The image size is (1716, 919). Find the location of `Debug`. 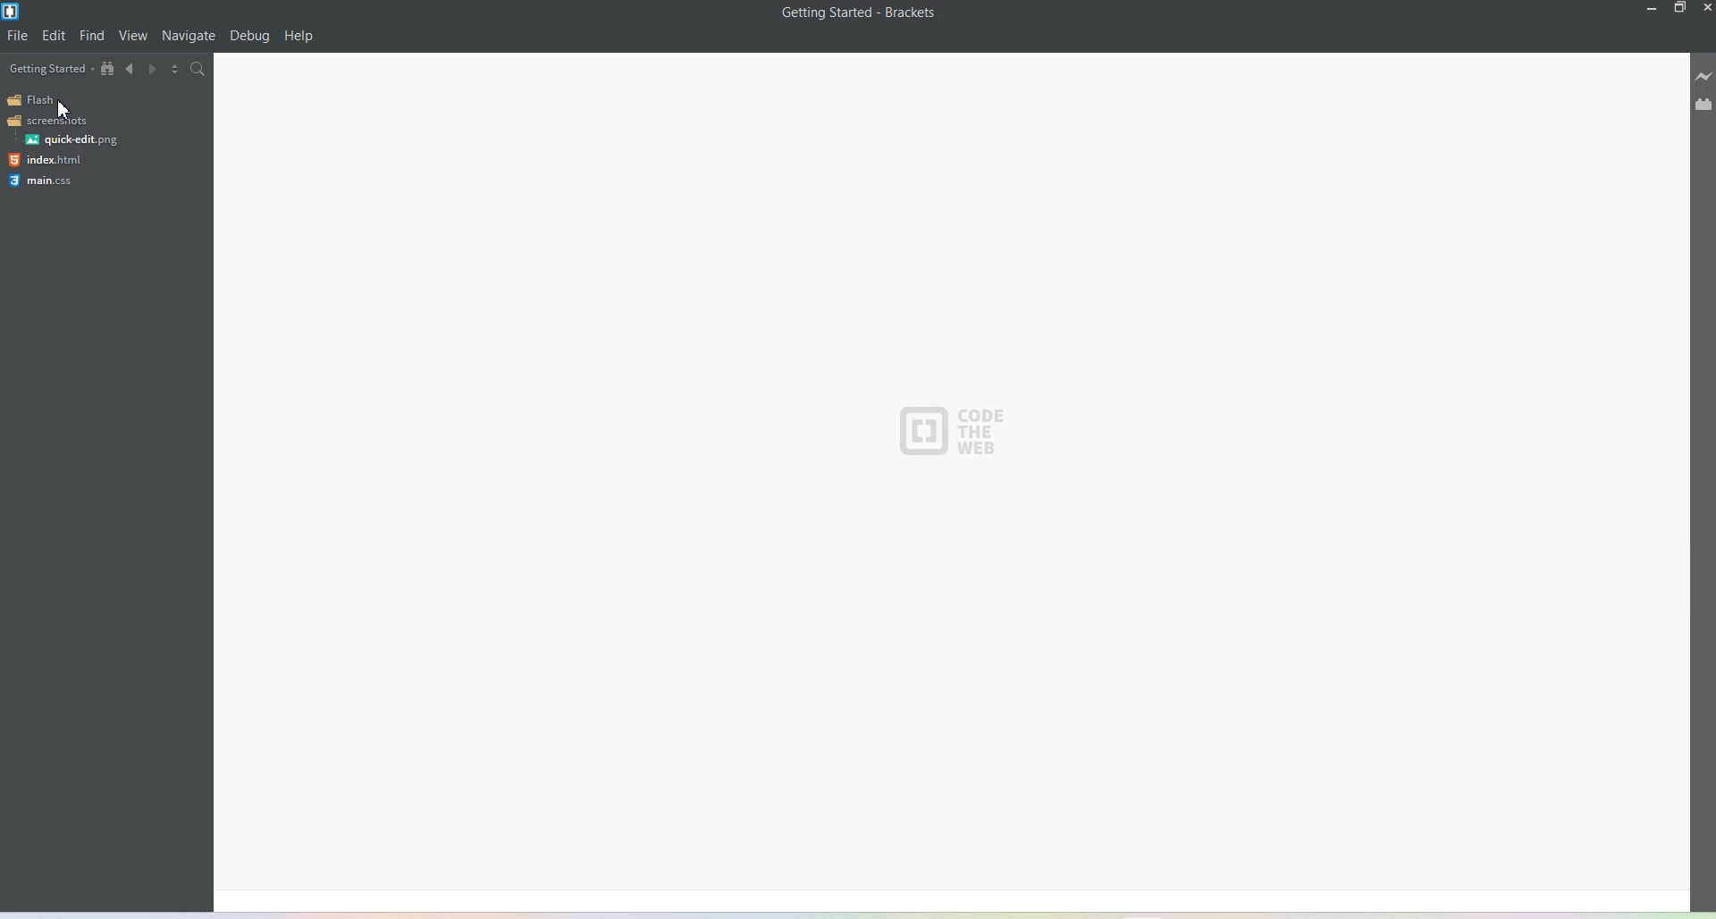

Debug is located at coordinates (249, 37).